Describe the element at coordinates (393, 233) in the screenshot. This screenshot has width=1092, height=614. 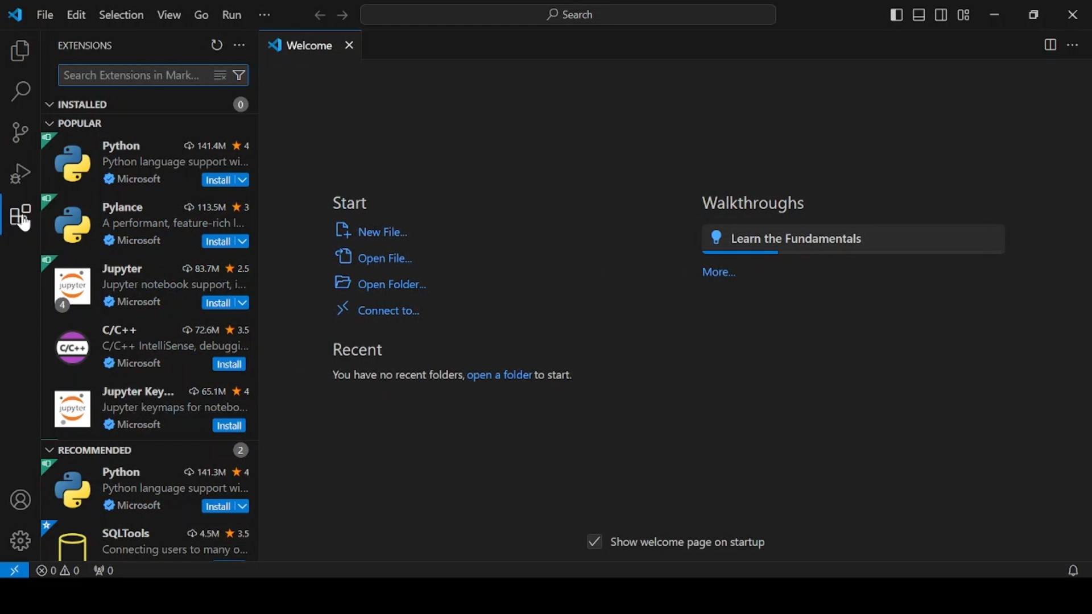
I see `new file` at that location.